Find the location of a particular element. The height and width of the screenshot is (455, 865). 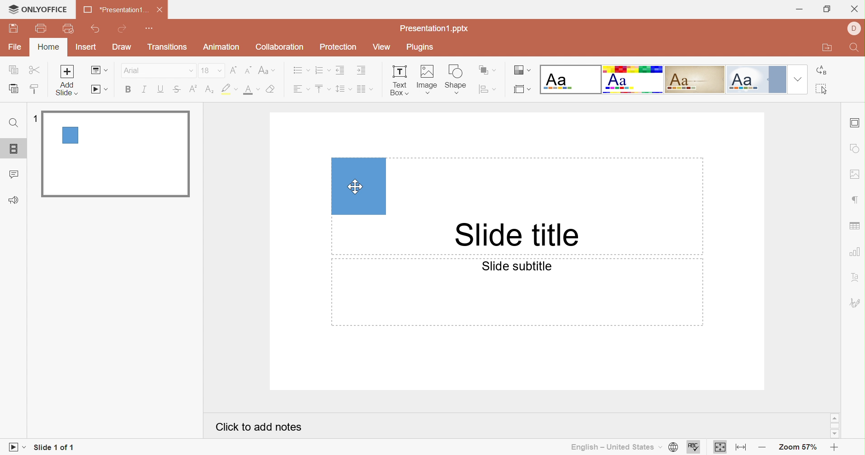

Official is located at coordinates (757, 79).